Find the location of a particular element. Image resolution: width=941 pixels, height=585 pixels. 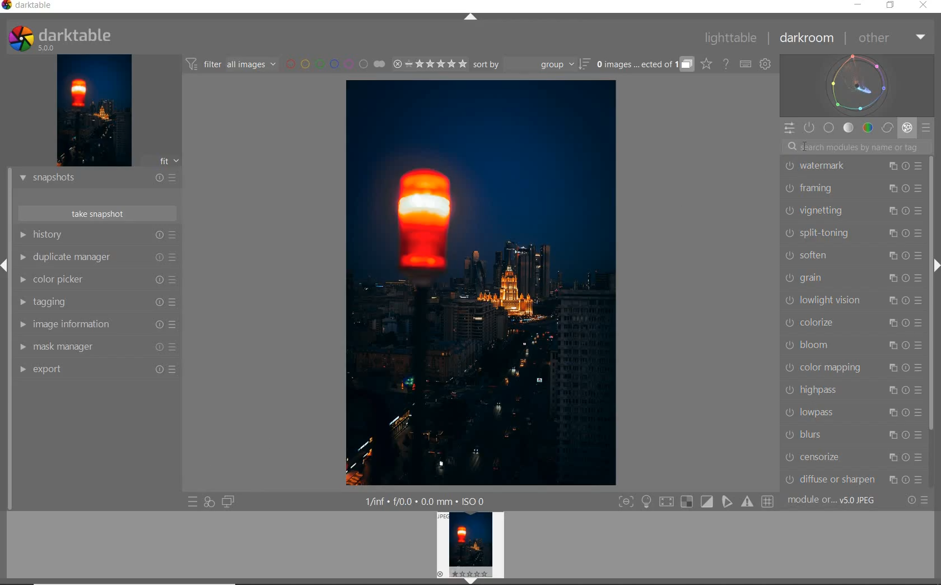

Preset and reset is located at coordinates (175, 281).